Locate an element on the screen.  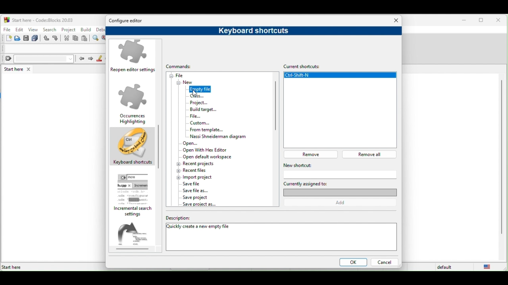
custom is located at coordinates (207, 123).